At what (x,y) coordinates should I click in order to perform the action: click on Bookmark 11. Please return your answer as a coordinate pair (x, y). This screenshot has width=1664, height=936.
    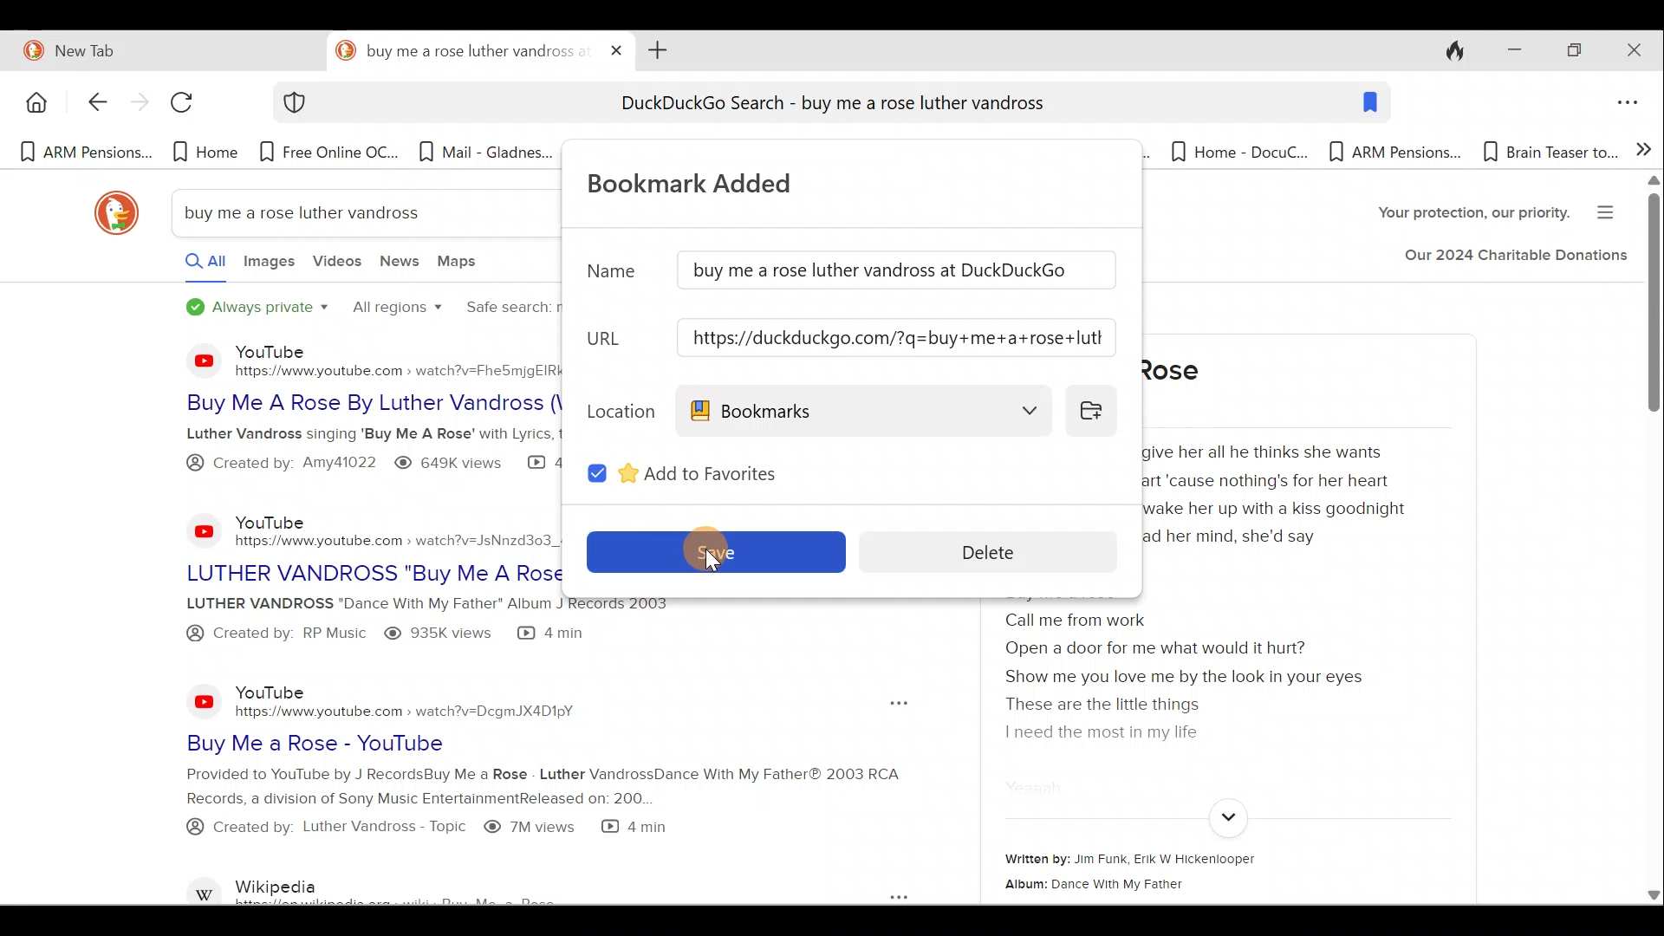
    Looking at the image, I should click on (1548, 152).